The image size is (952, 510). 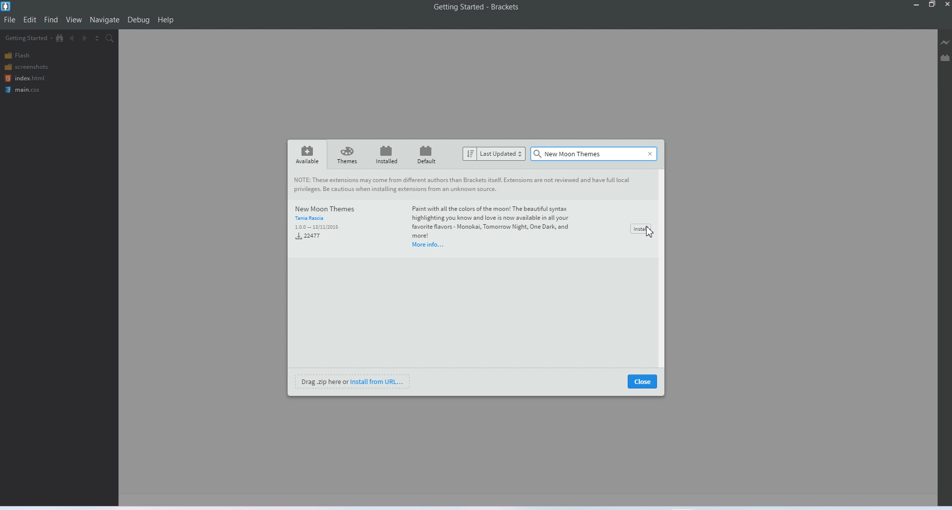 What do you see at coordinates (353, 381) in the screenshot?
I see `Install from URL` at bounding box center [353, 381].